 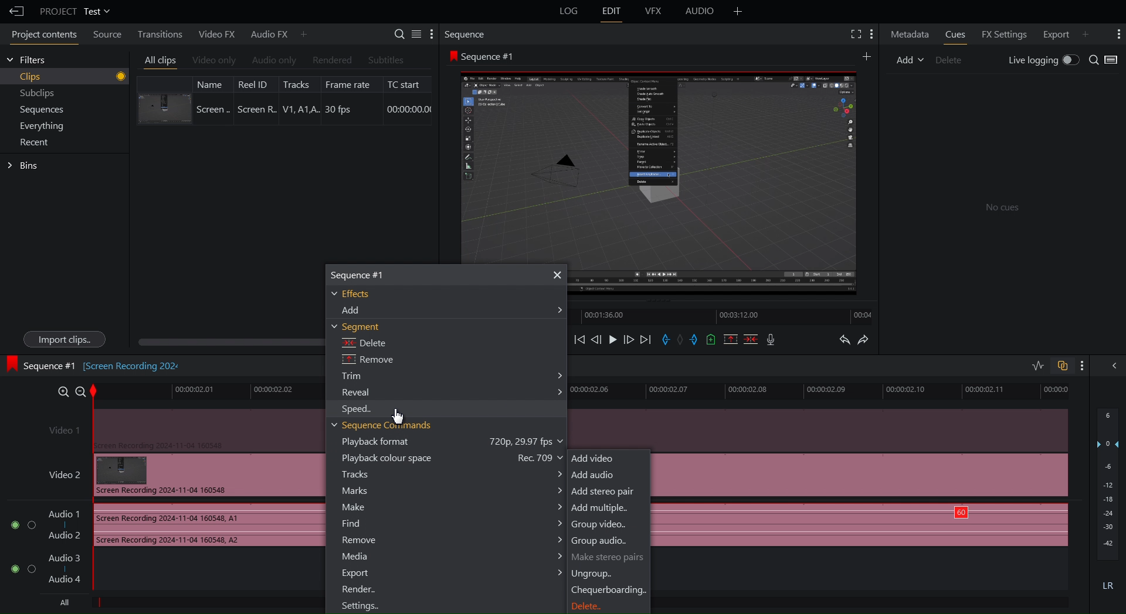 I want to click on Subclips, so click(x=38, y=95).